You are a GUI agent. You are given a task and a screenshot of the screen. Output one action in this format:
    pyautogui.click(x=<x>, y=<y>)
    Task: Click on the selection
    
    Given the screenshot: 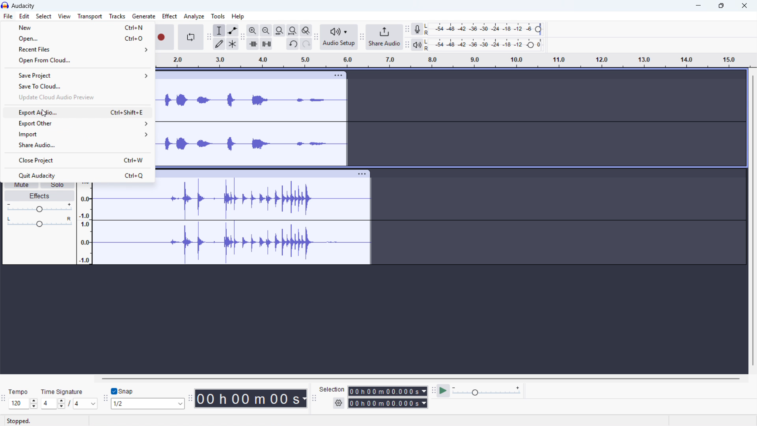 What is the action you would take?
    pyautogui.click(x=333, y=389)
    